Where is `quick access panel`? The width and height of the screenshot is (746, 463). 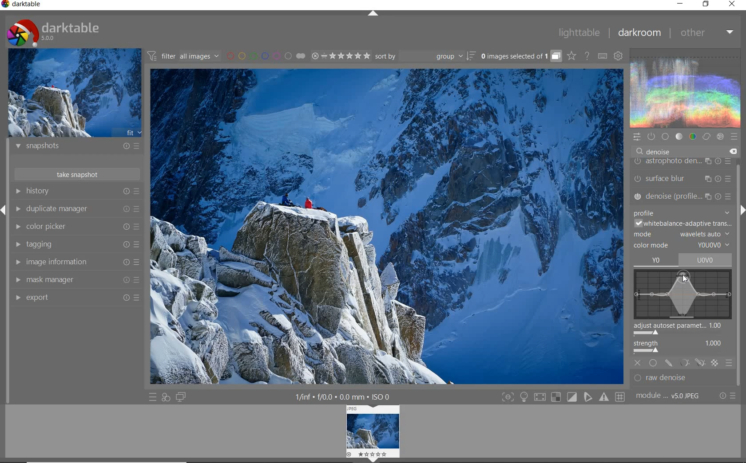 quick access panel is located at coordinates (636, 137).